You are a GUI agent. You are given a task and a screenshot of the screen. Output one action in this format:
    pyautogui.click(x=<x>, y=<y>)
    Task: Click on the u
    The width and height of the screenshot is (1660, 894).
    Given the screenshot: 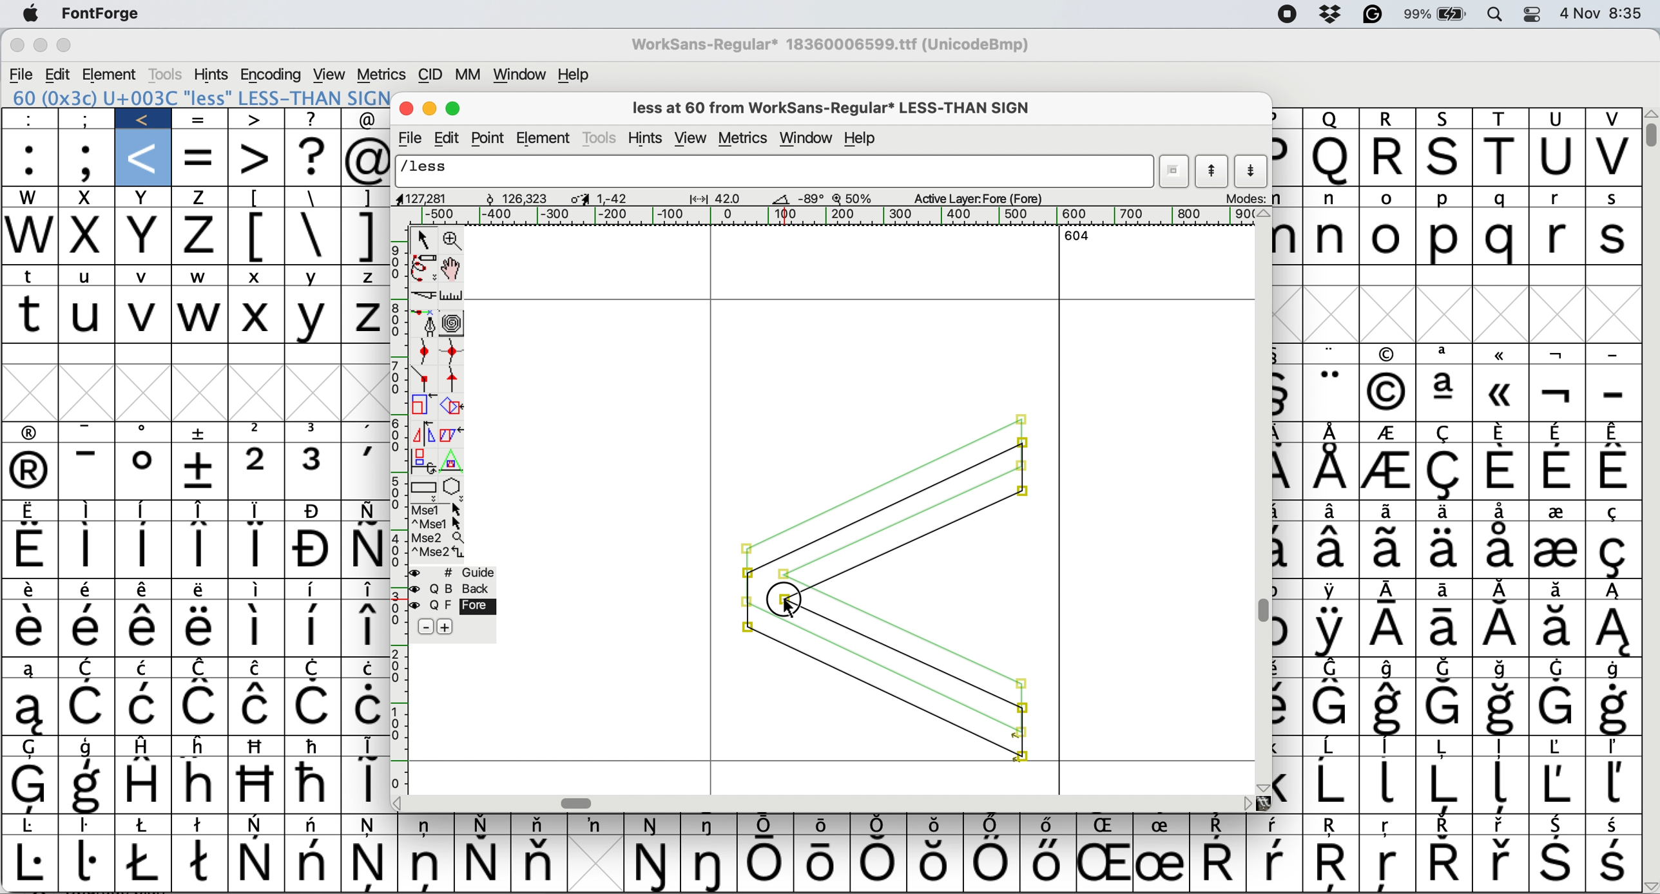 What is the action you would take?
    pyautogui.click(x=88, y=316)
    